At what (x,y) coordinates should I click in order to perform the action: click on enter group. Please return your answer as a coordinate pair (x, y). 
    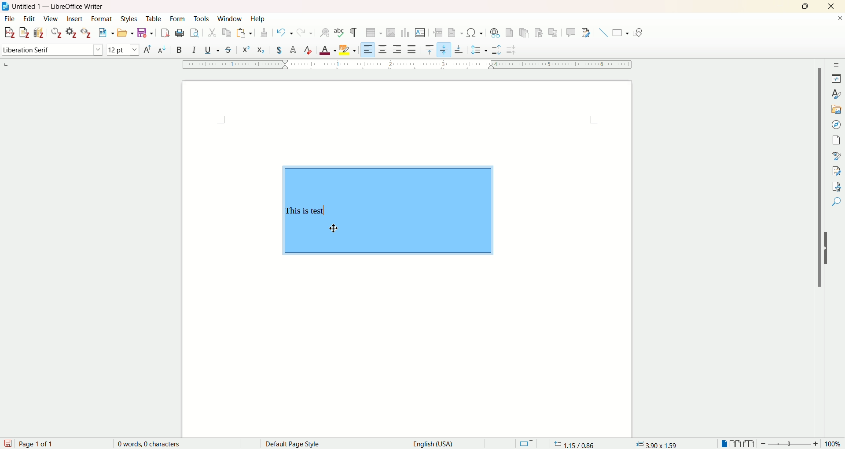
    Looking at the image, I should click on (566, 50).